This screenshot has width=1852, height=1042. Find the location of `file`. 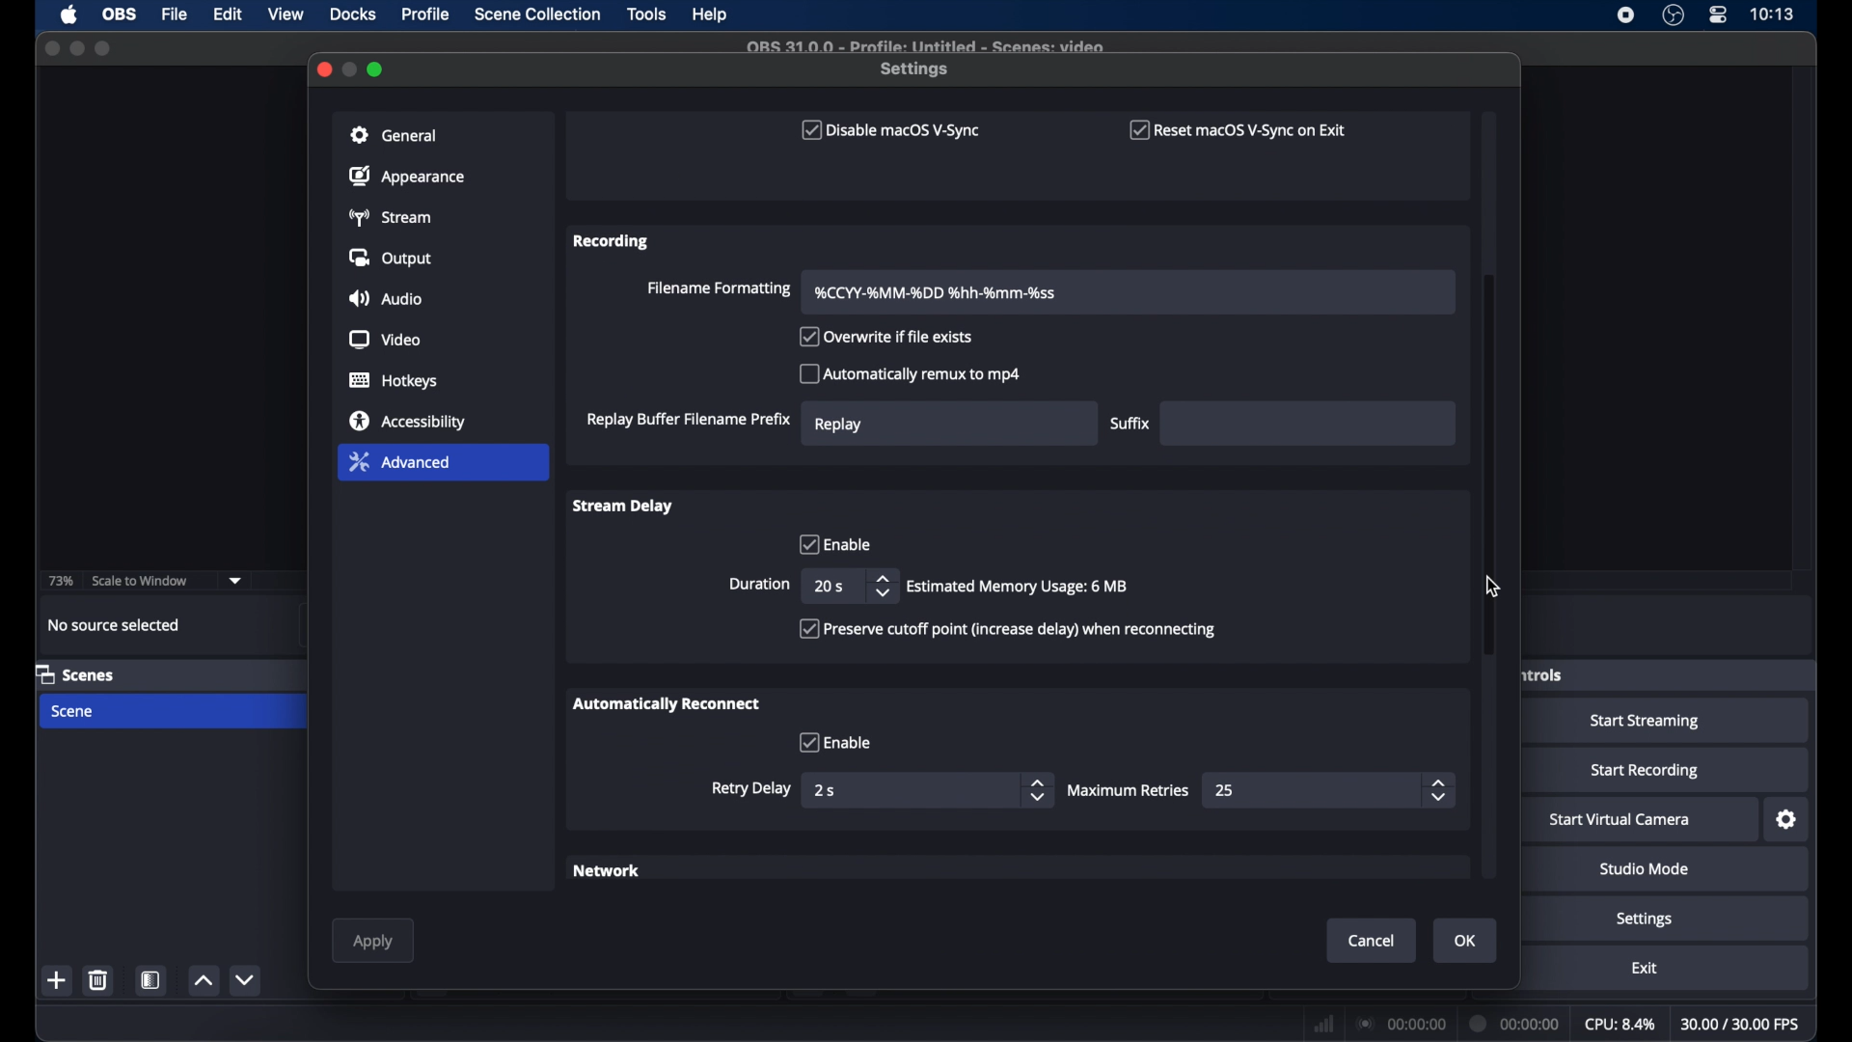

file is located at coordinates (175, 15).